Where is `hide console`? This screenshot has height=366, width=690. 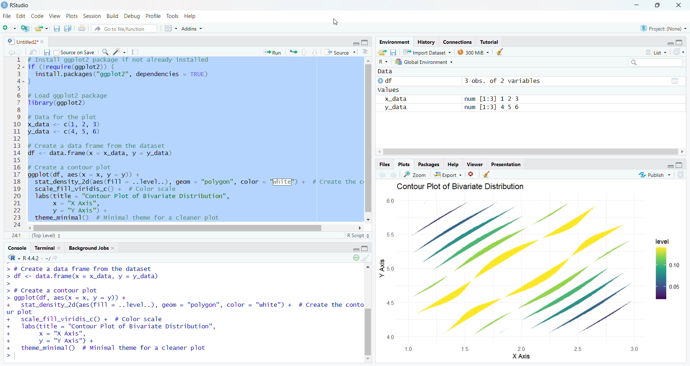
hide console is located at coordinates (365, 43).